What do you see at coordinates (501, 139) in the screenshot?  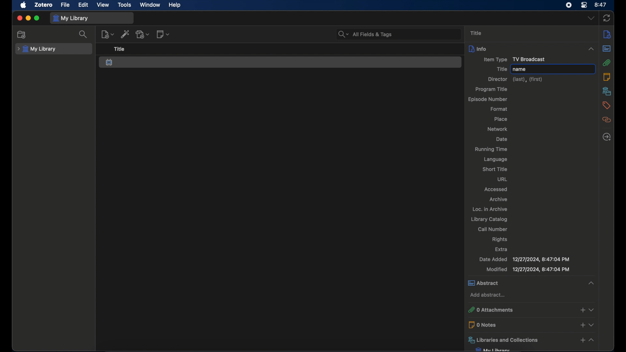 I see `date` at bounding box center [501, 139].